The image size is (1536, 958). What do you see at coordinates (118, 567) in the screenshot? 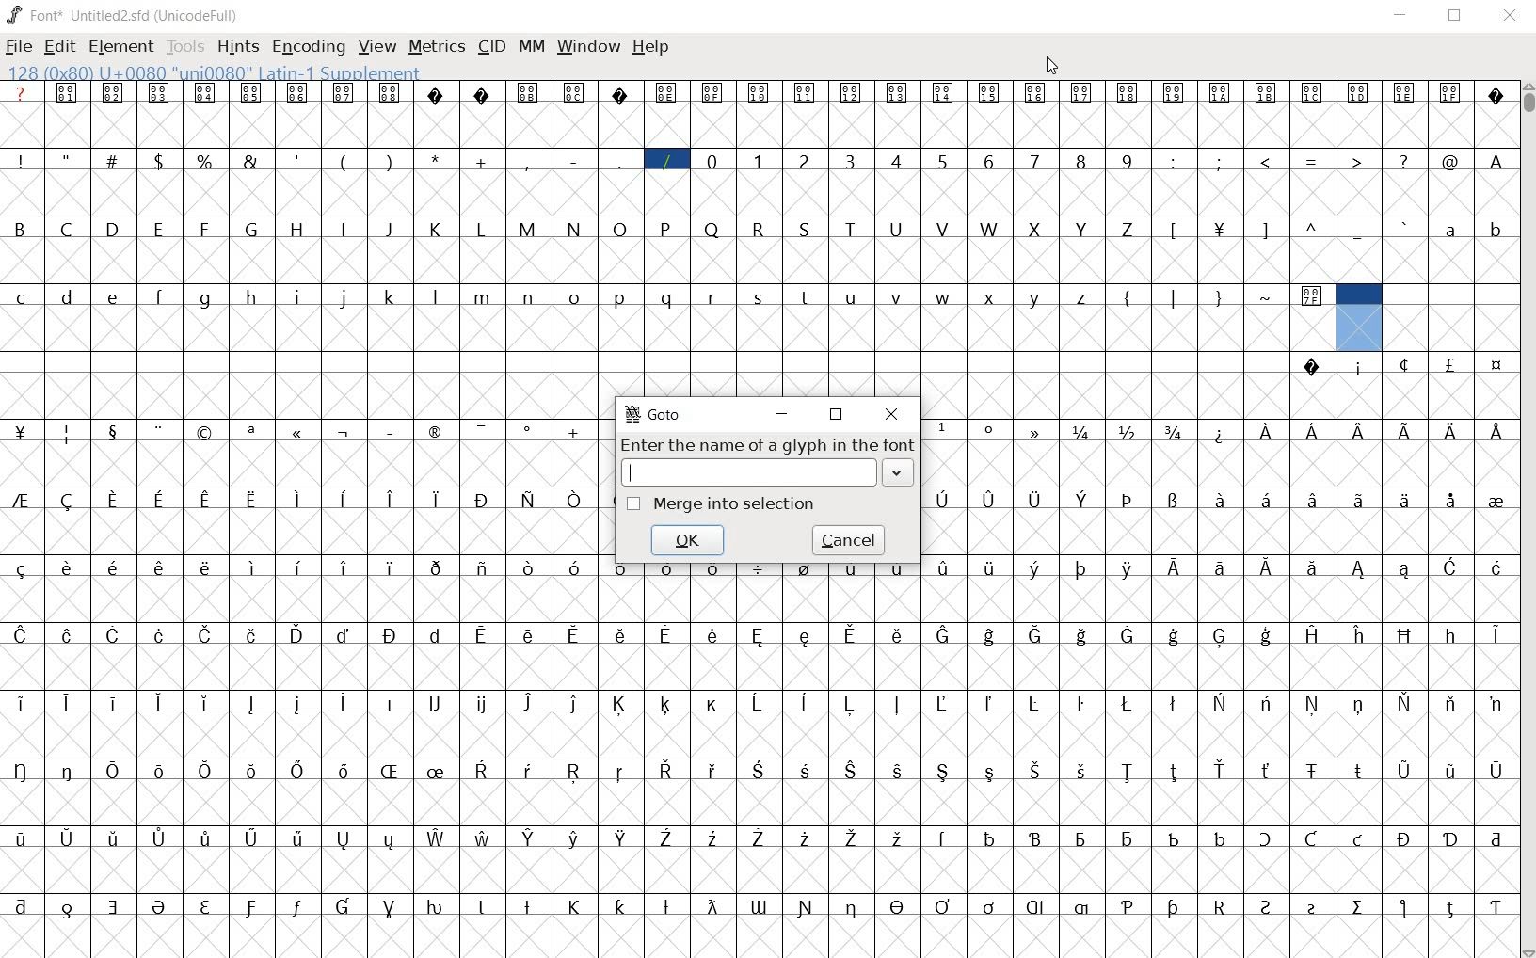
I see `Symbol` at bounding box center [118, 567].